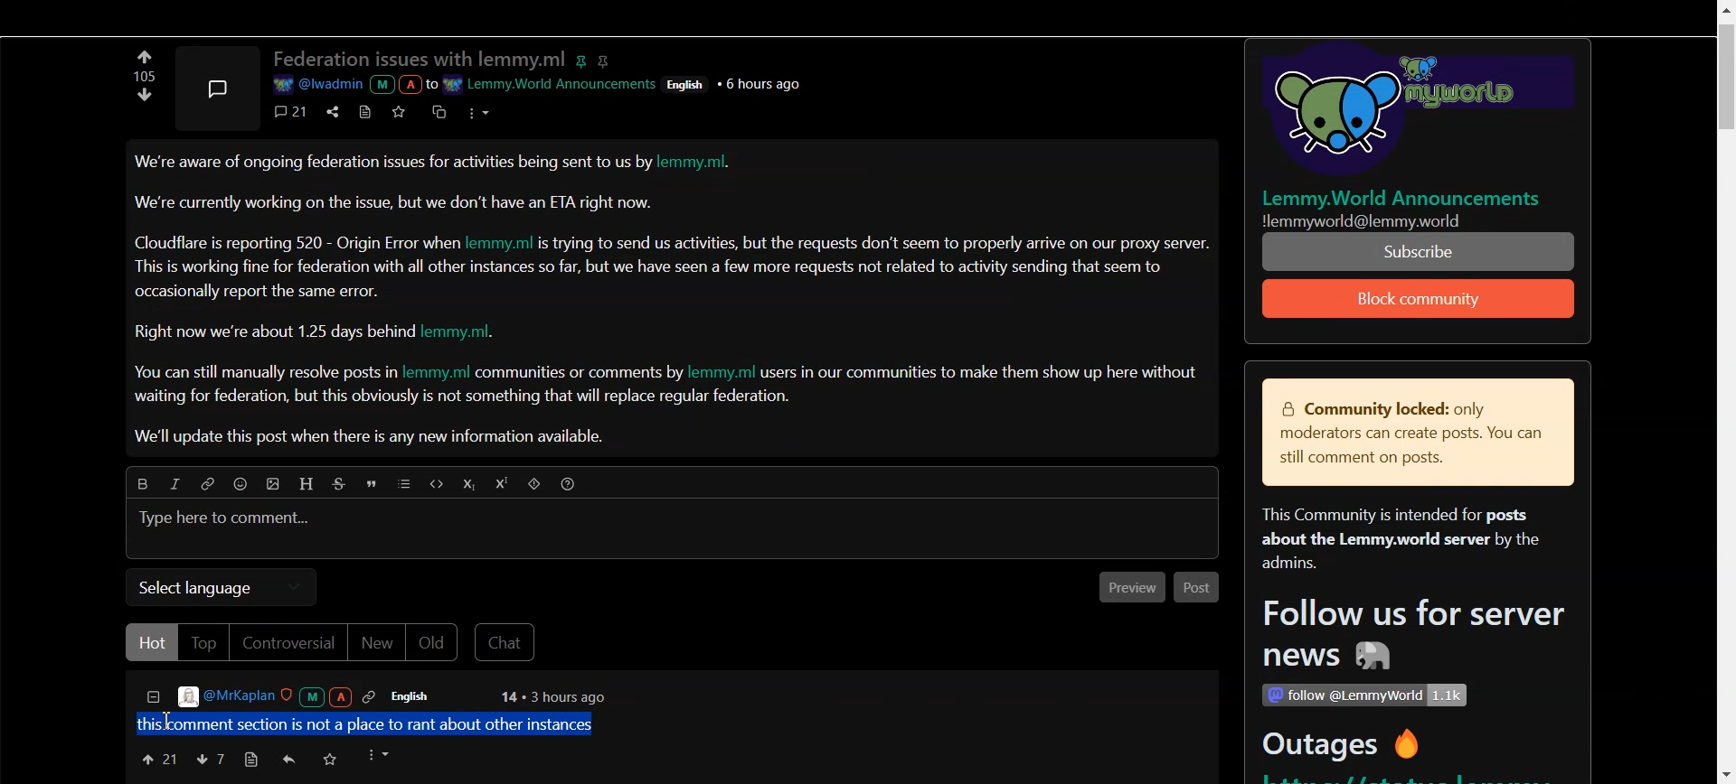 The height and width of the screenshot is (784, 1736). What do you see at coordinates (1197, 588) in the screenshot?
I see `Post` at bounding box center [1197, 588].